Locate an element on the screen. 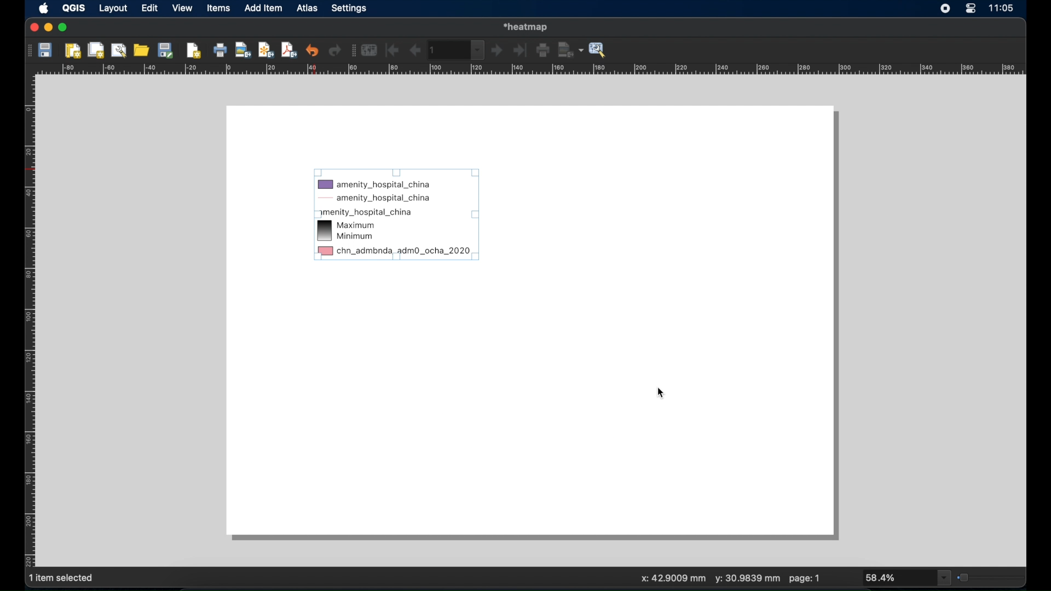  export as svg is located at coordinates (266, 50).